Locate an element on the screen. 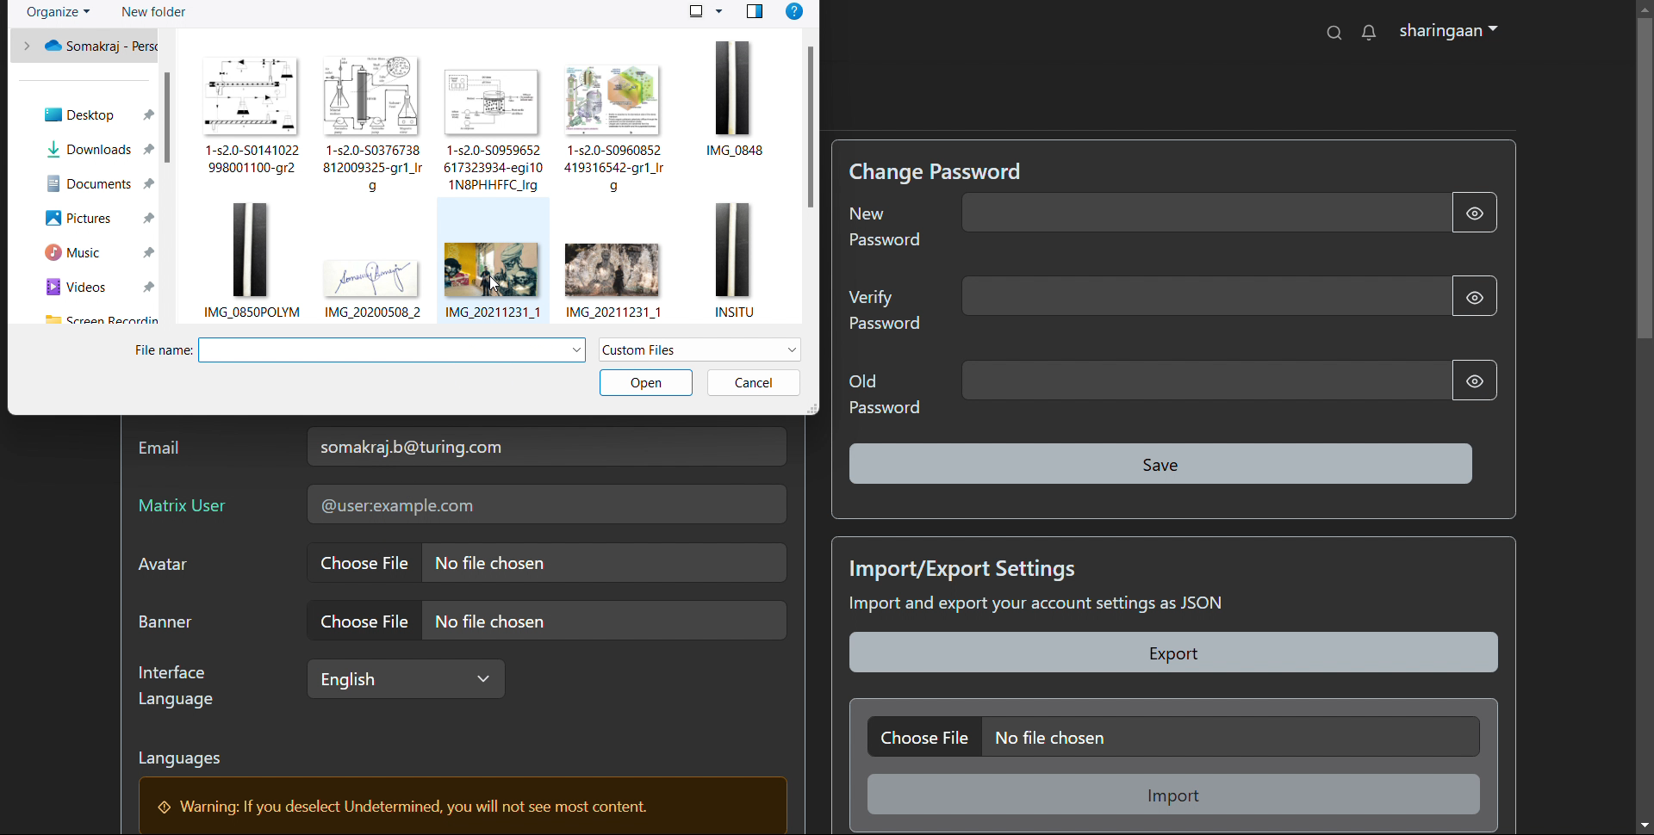 This screenshot has width=1654, height=835. Interface Language is located at coordinates (182, 686).